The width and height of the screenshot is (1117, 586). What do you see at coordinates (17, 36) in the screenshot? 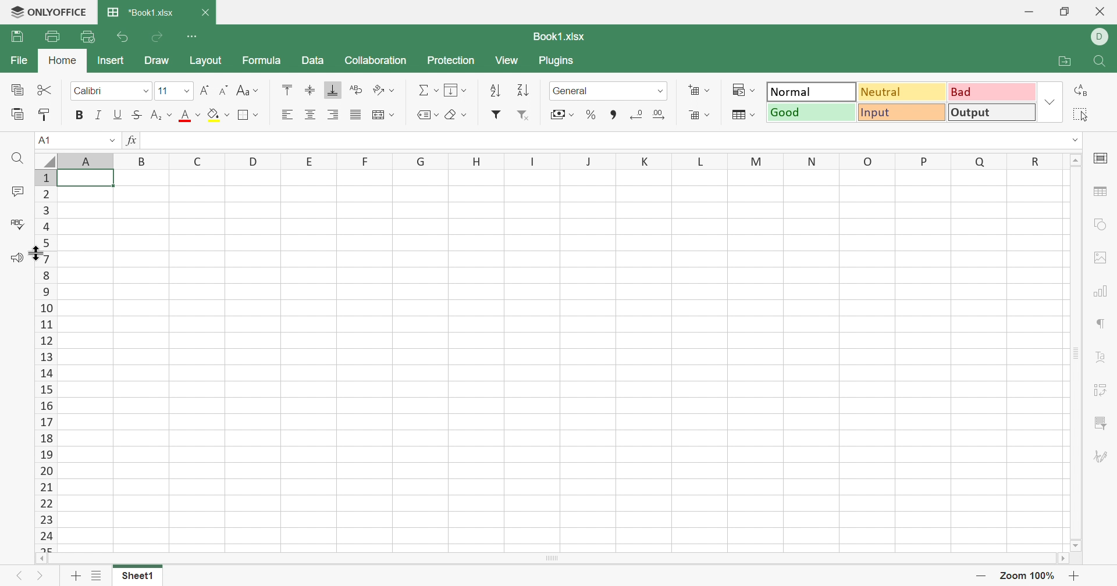
I see `Save` at bounding box center [17, 36].